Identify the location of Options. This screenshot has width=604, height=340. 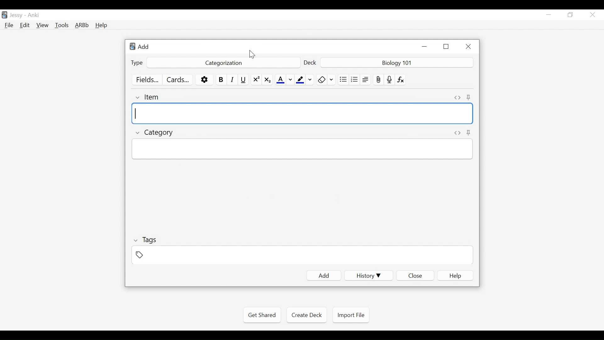
(204, 80).